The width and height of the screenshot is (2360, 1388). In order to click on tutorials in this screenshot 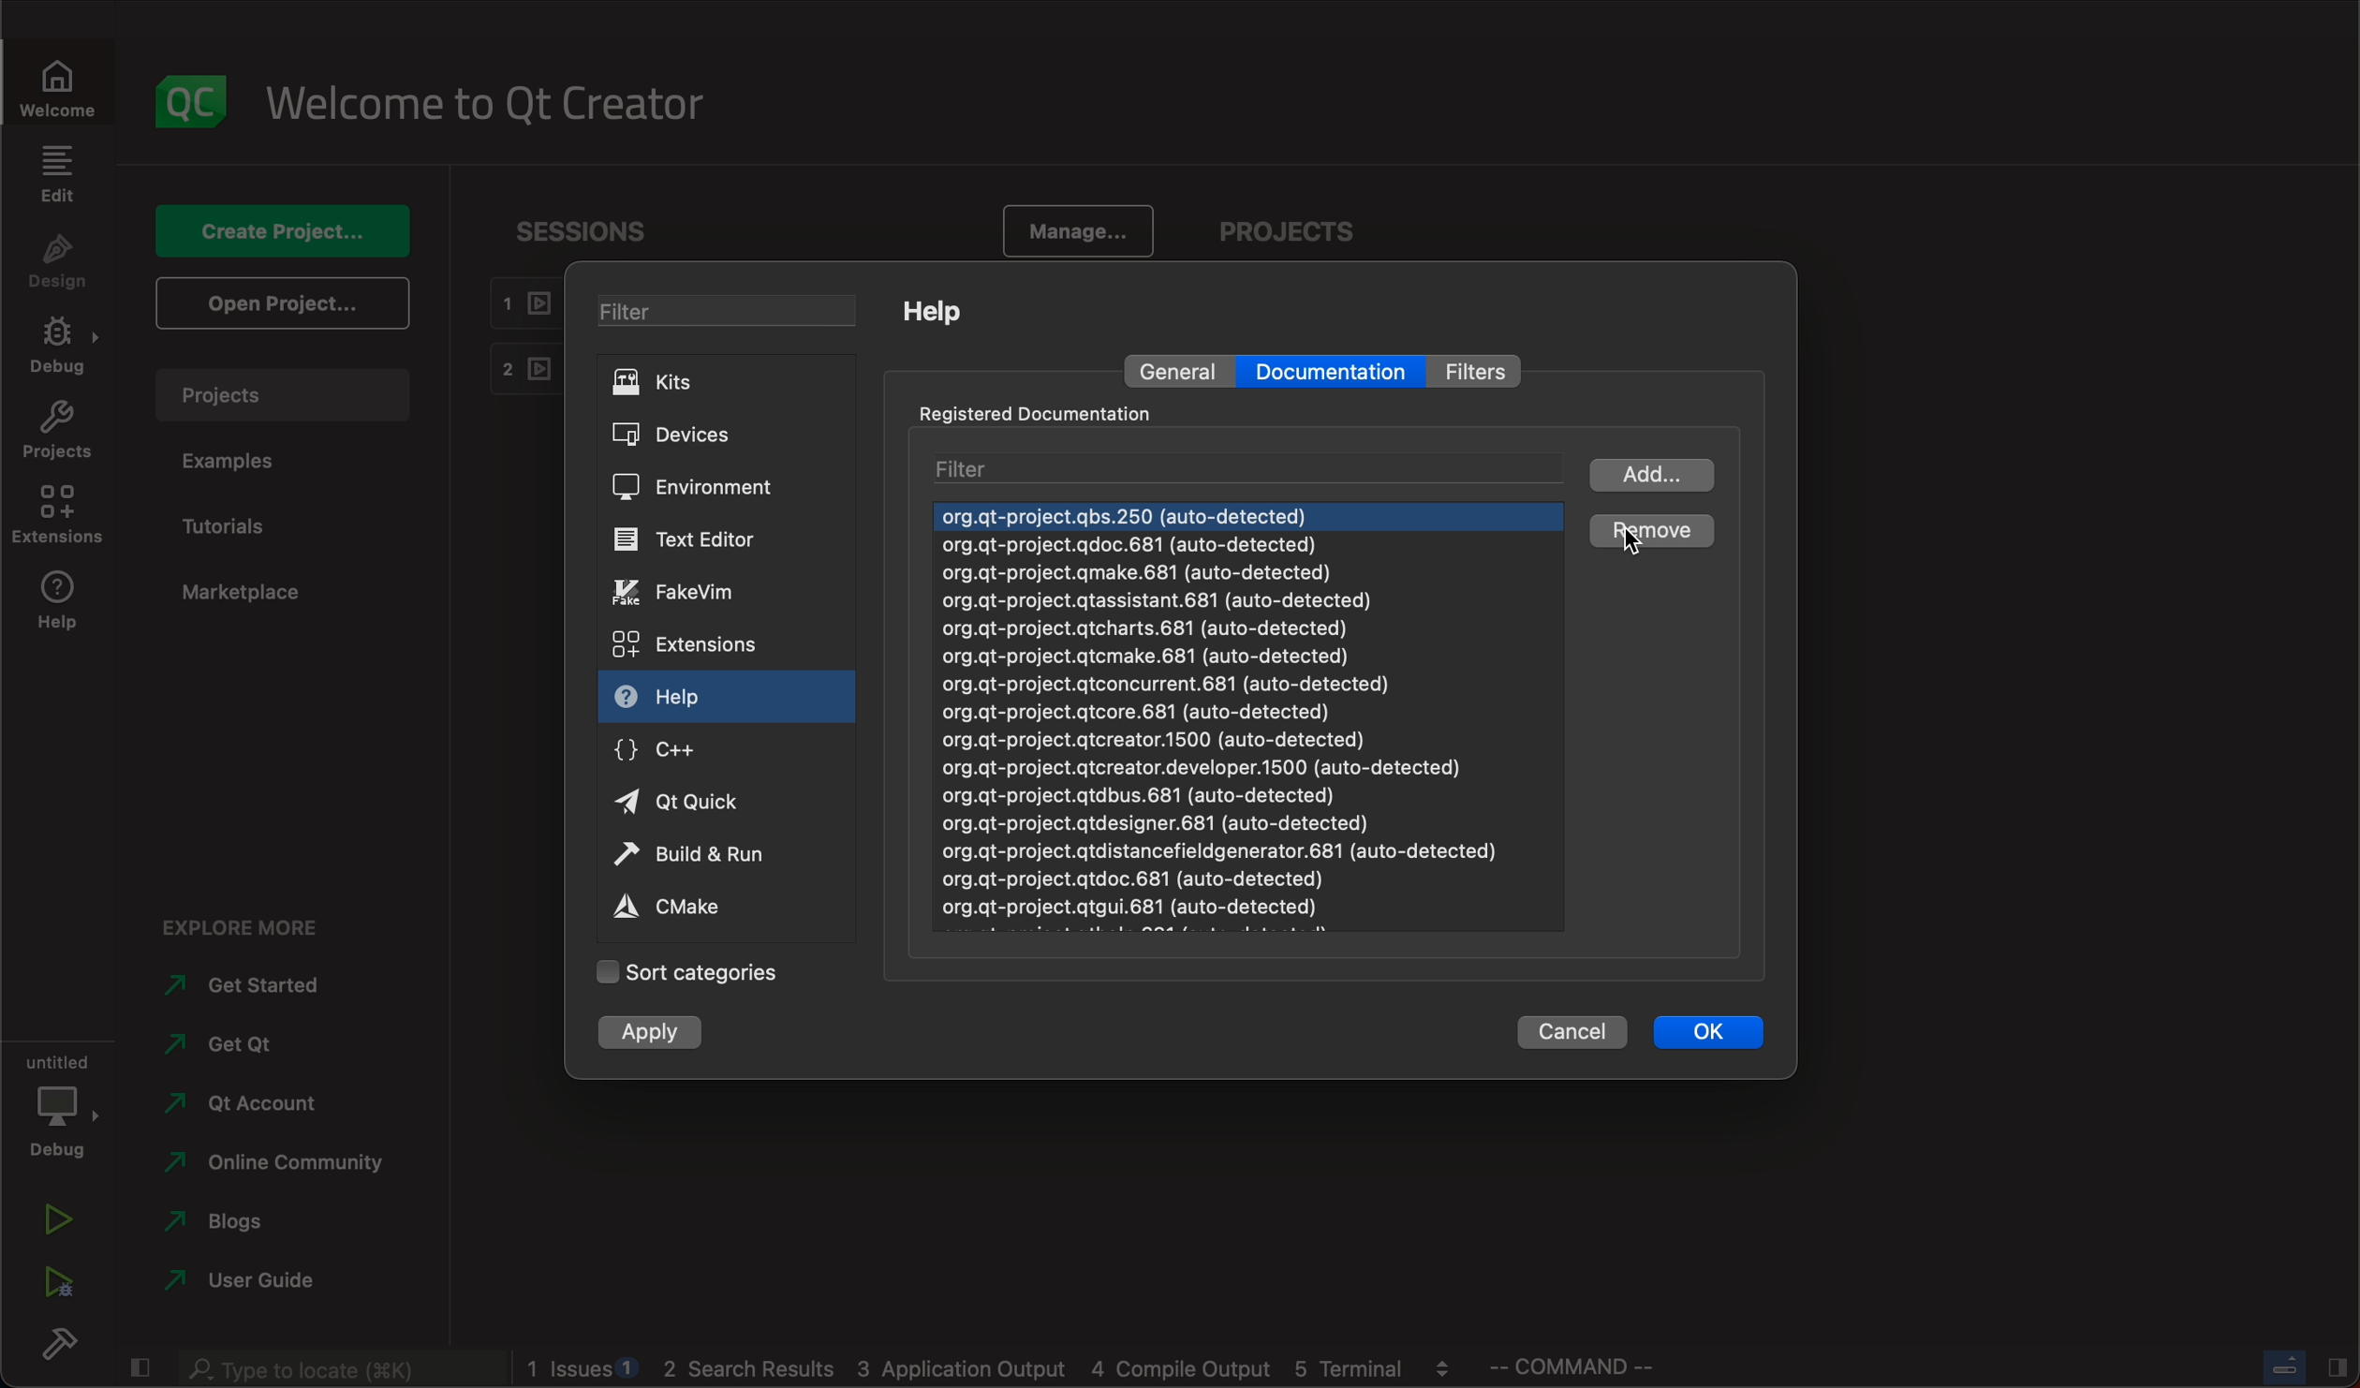, I will do `click(243, 529)`.